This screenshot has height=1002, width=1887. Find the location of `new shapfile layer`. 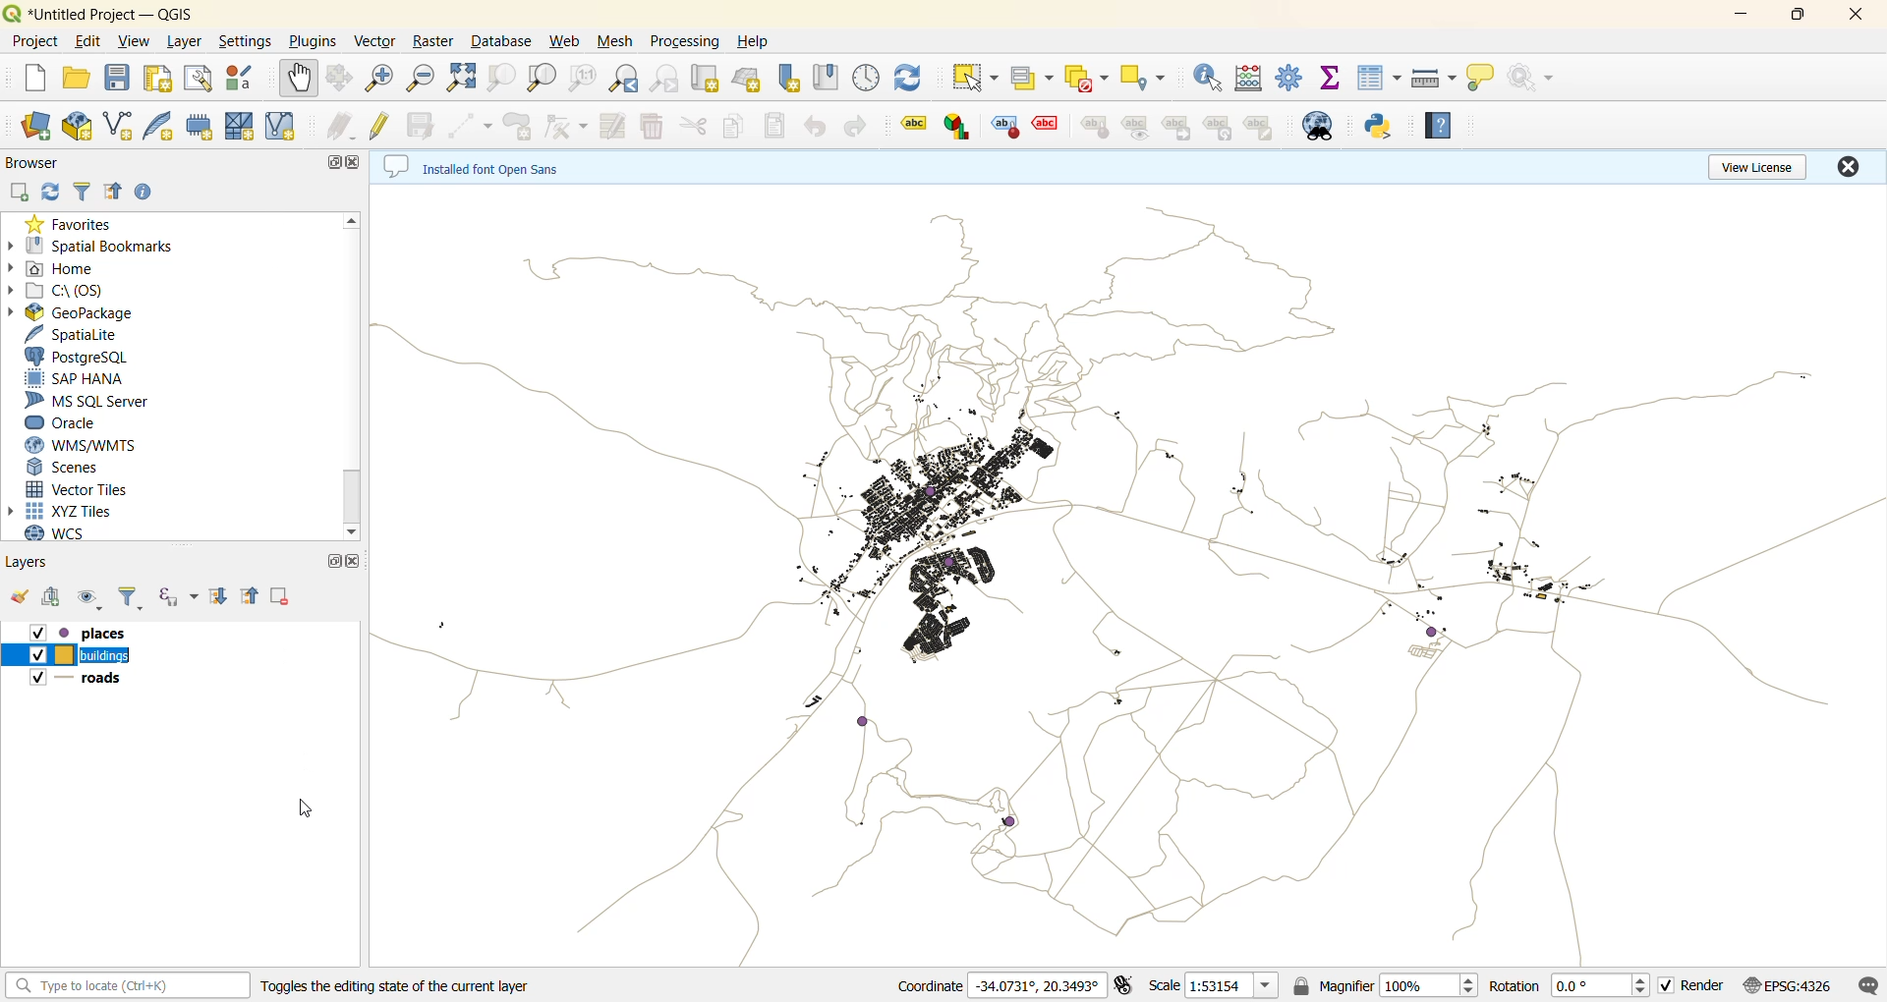

new shapfile layer is located at coordinates (119, 129).